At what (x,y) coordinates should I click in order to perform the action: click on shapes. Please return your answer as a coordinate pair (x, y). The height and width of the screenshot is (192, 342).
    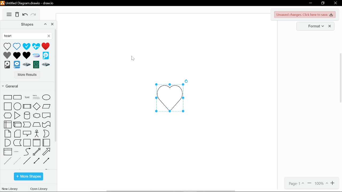
    Looking at the image, I should click on (24, 24).